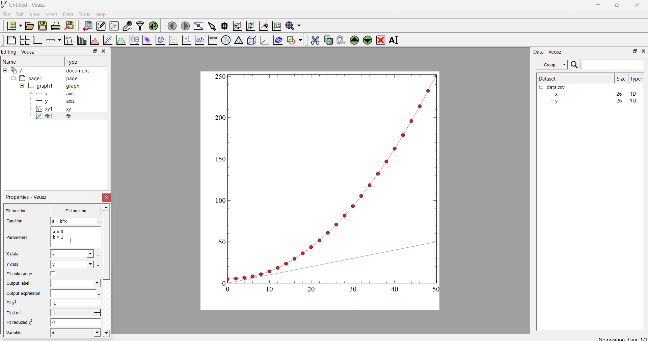 This screenshot has height=341, width=648. Describe the element at coordinates (622, 339) in the screenshot. I see `No position Page 1/1` at that location.